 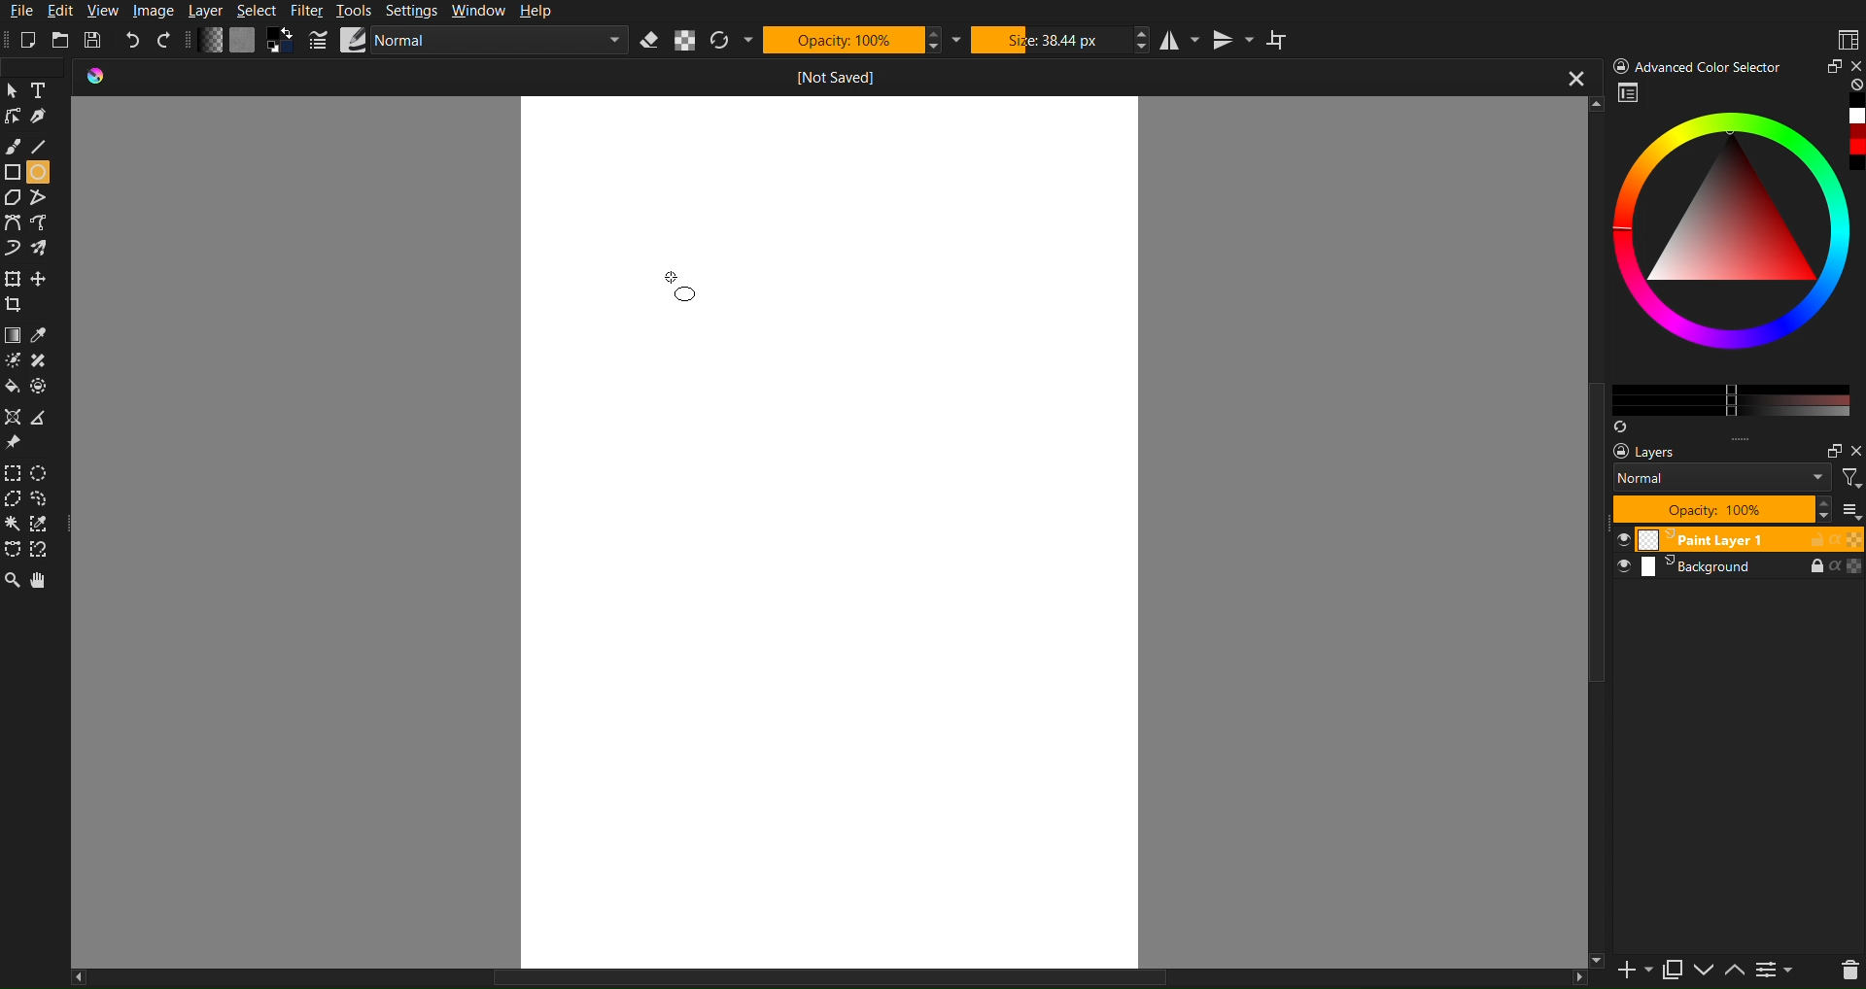 I want to click on Zoom , so click(x=12, y=579).